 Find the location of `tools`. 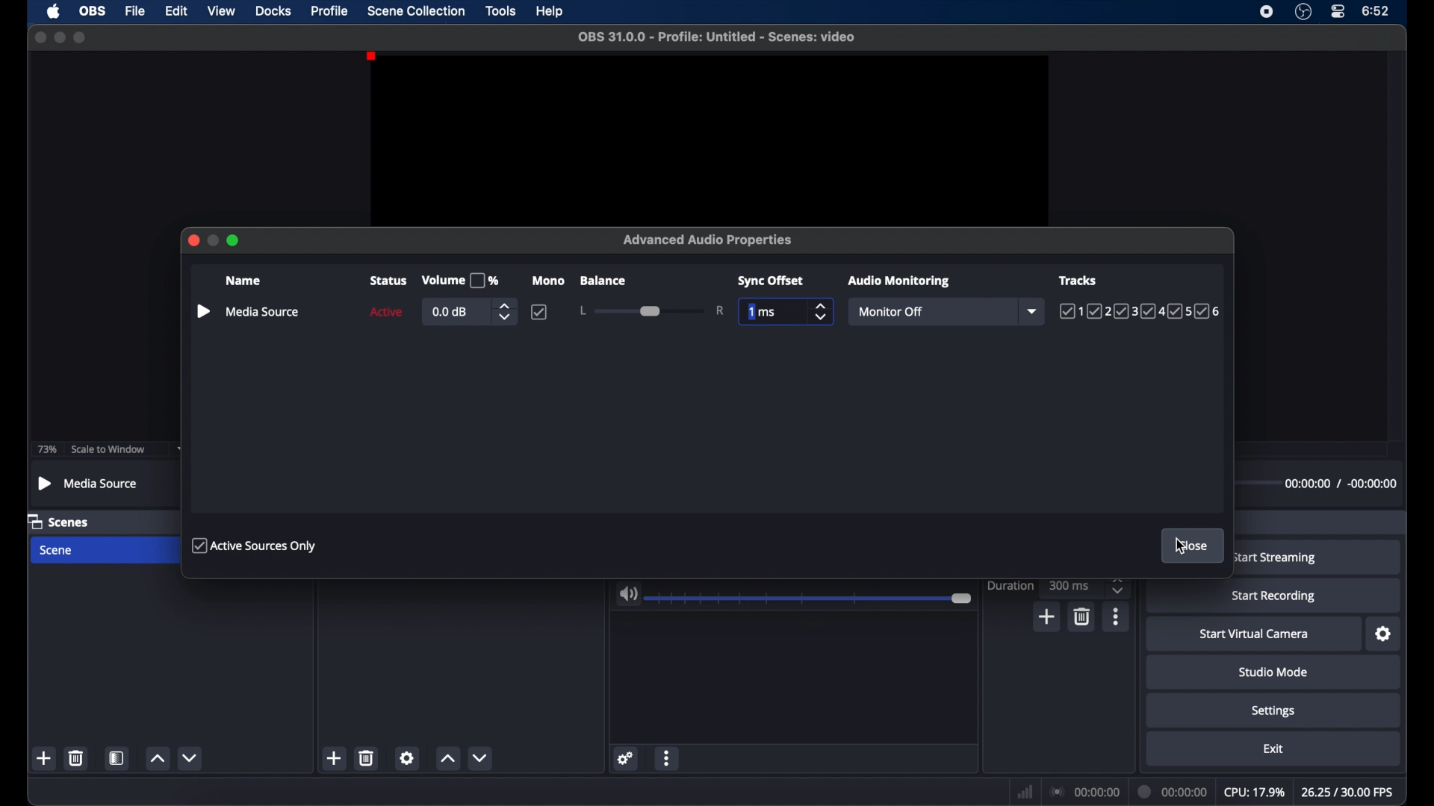

tools is located at coordinates (502, 10).